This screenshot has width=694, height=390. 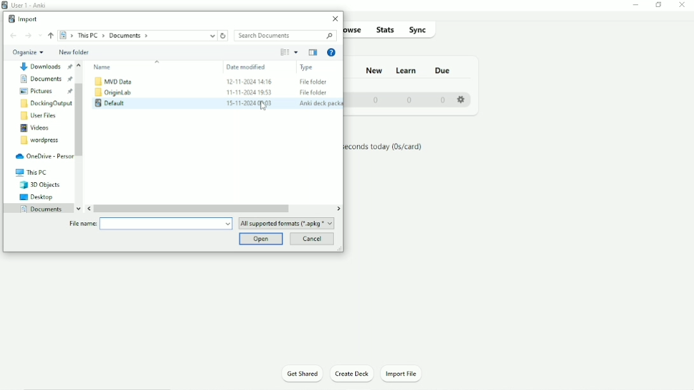 What do you see at coordinates (374, 70) in the screenshot?
I see `New` at bounding box center [374, 70].